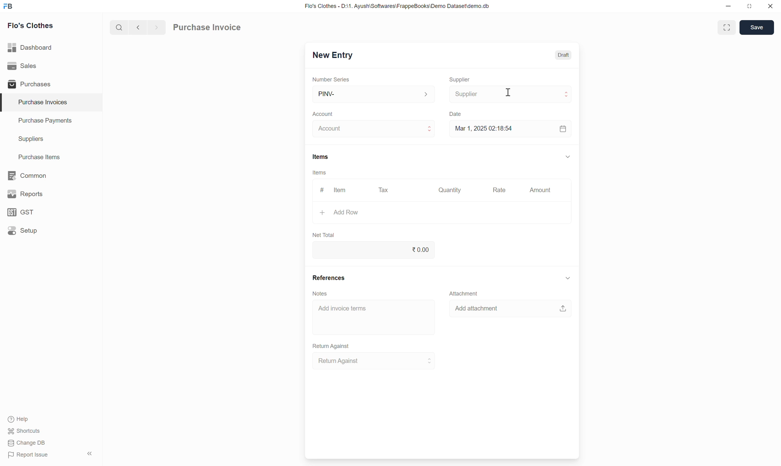  Describe the element at coordinates (24, 431) in the screenshot. I see `Shortcuts` at that location.